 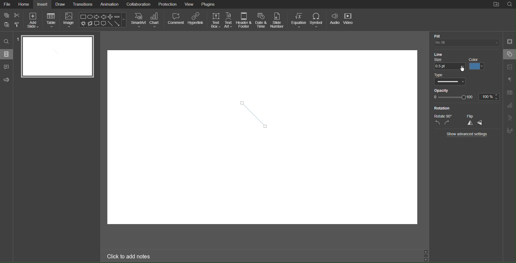 What do you see at coordinates (83, 4) in the screenshot?
I see `Transitions` at bounding box center [83, 4].